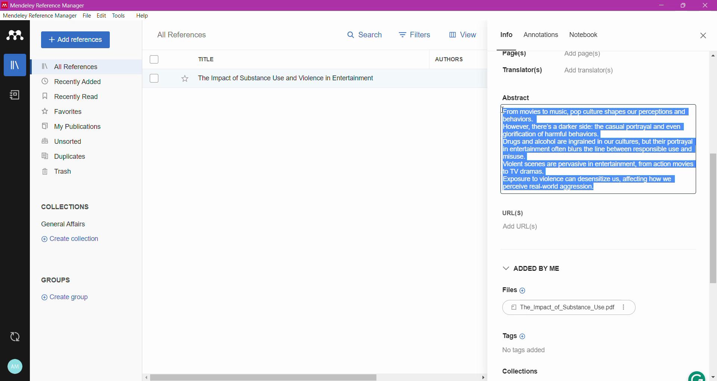  I want to click on Collections, so click(520, 374).